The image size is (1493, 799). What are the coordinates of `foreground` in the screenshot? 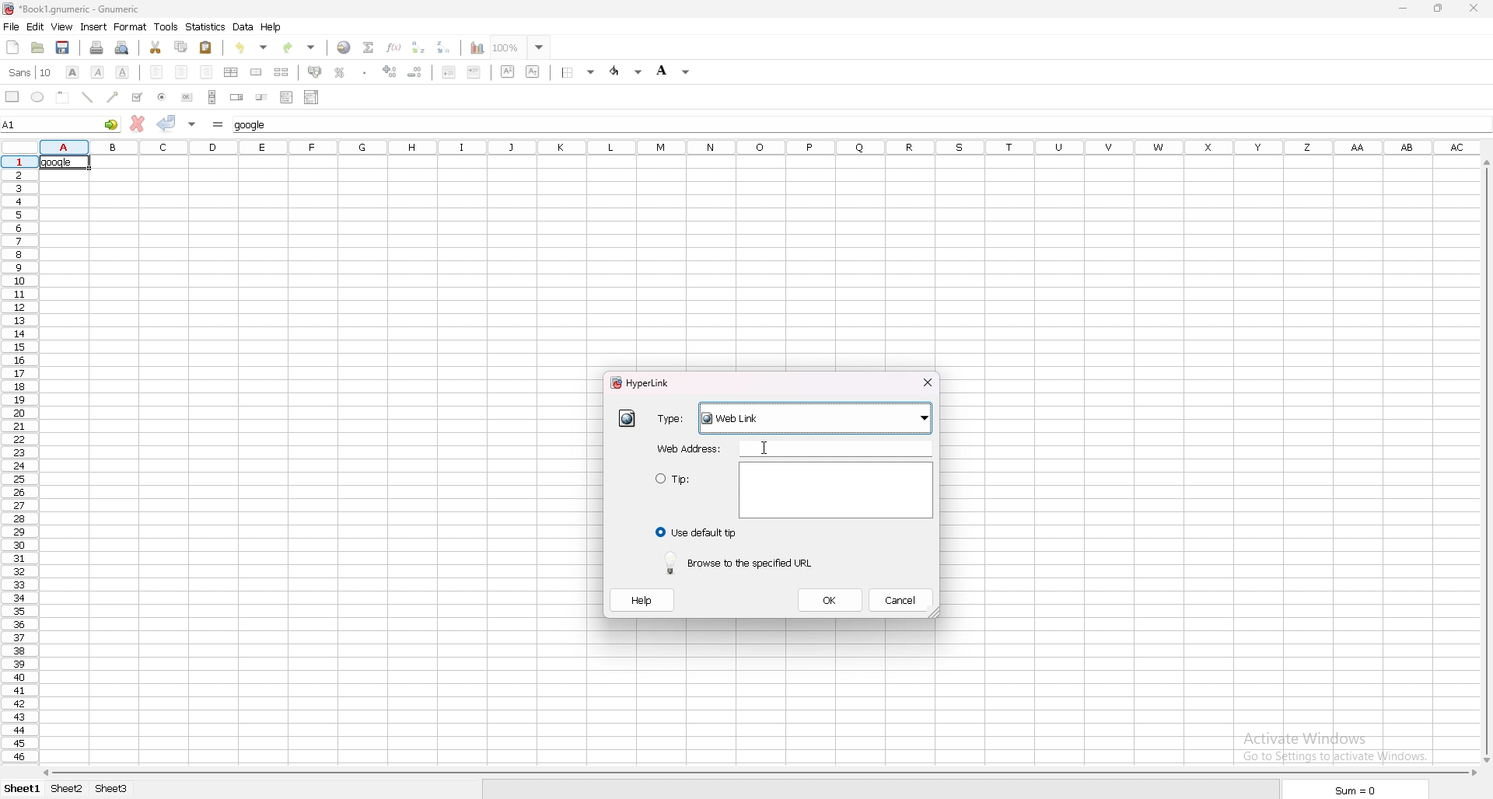 It's located at (628, 72).